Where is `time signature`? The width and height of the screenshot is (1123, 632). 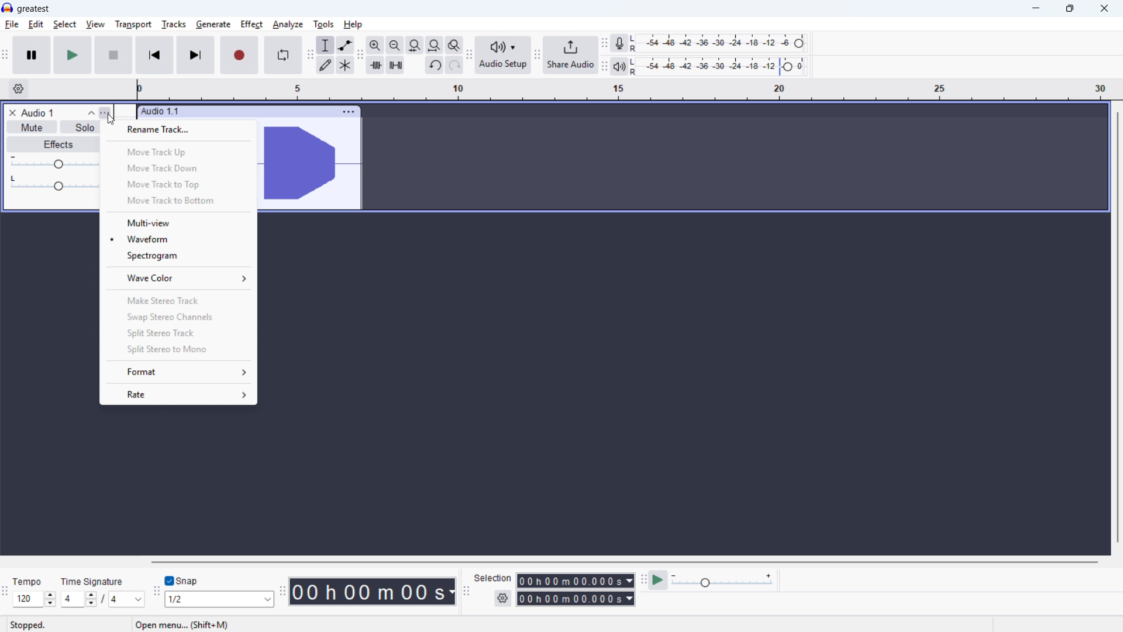 time signature is located at coordinates (93, 582).